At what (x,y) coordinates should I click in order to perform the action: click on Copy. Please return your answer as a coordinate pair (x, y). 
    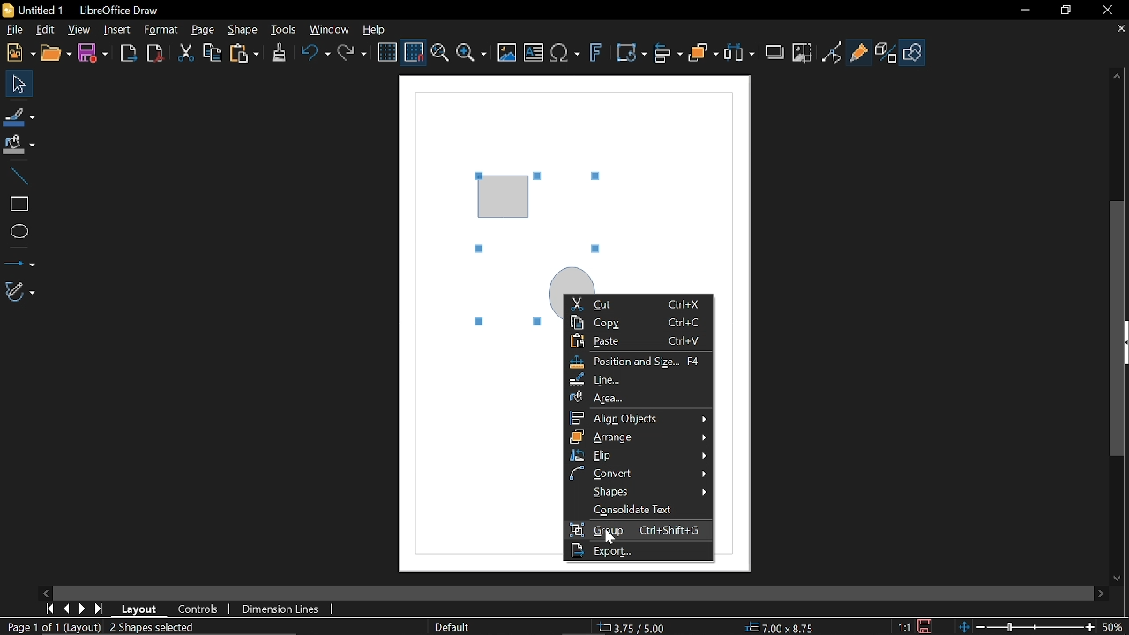
    Looking at the image, I should click on (635, 323).